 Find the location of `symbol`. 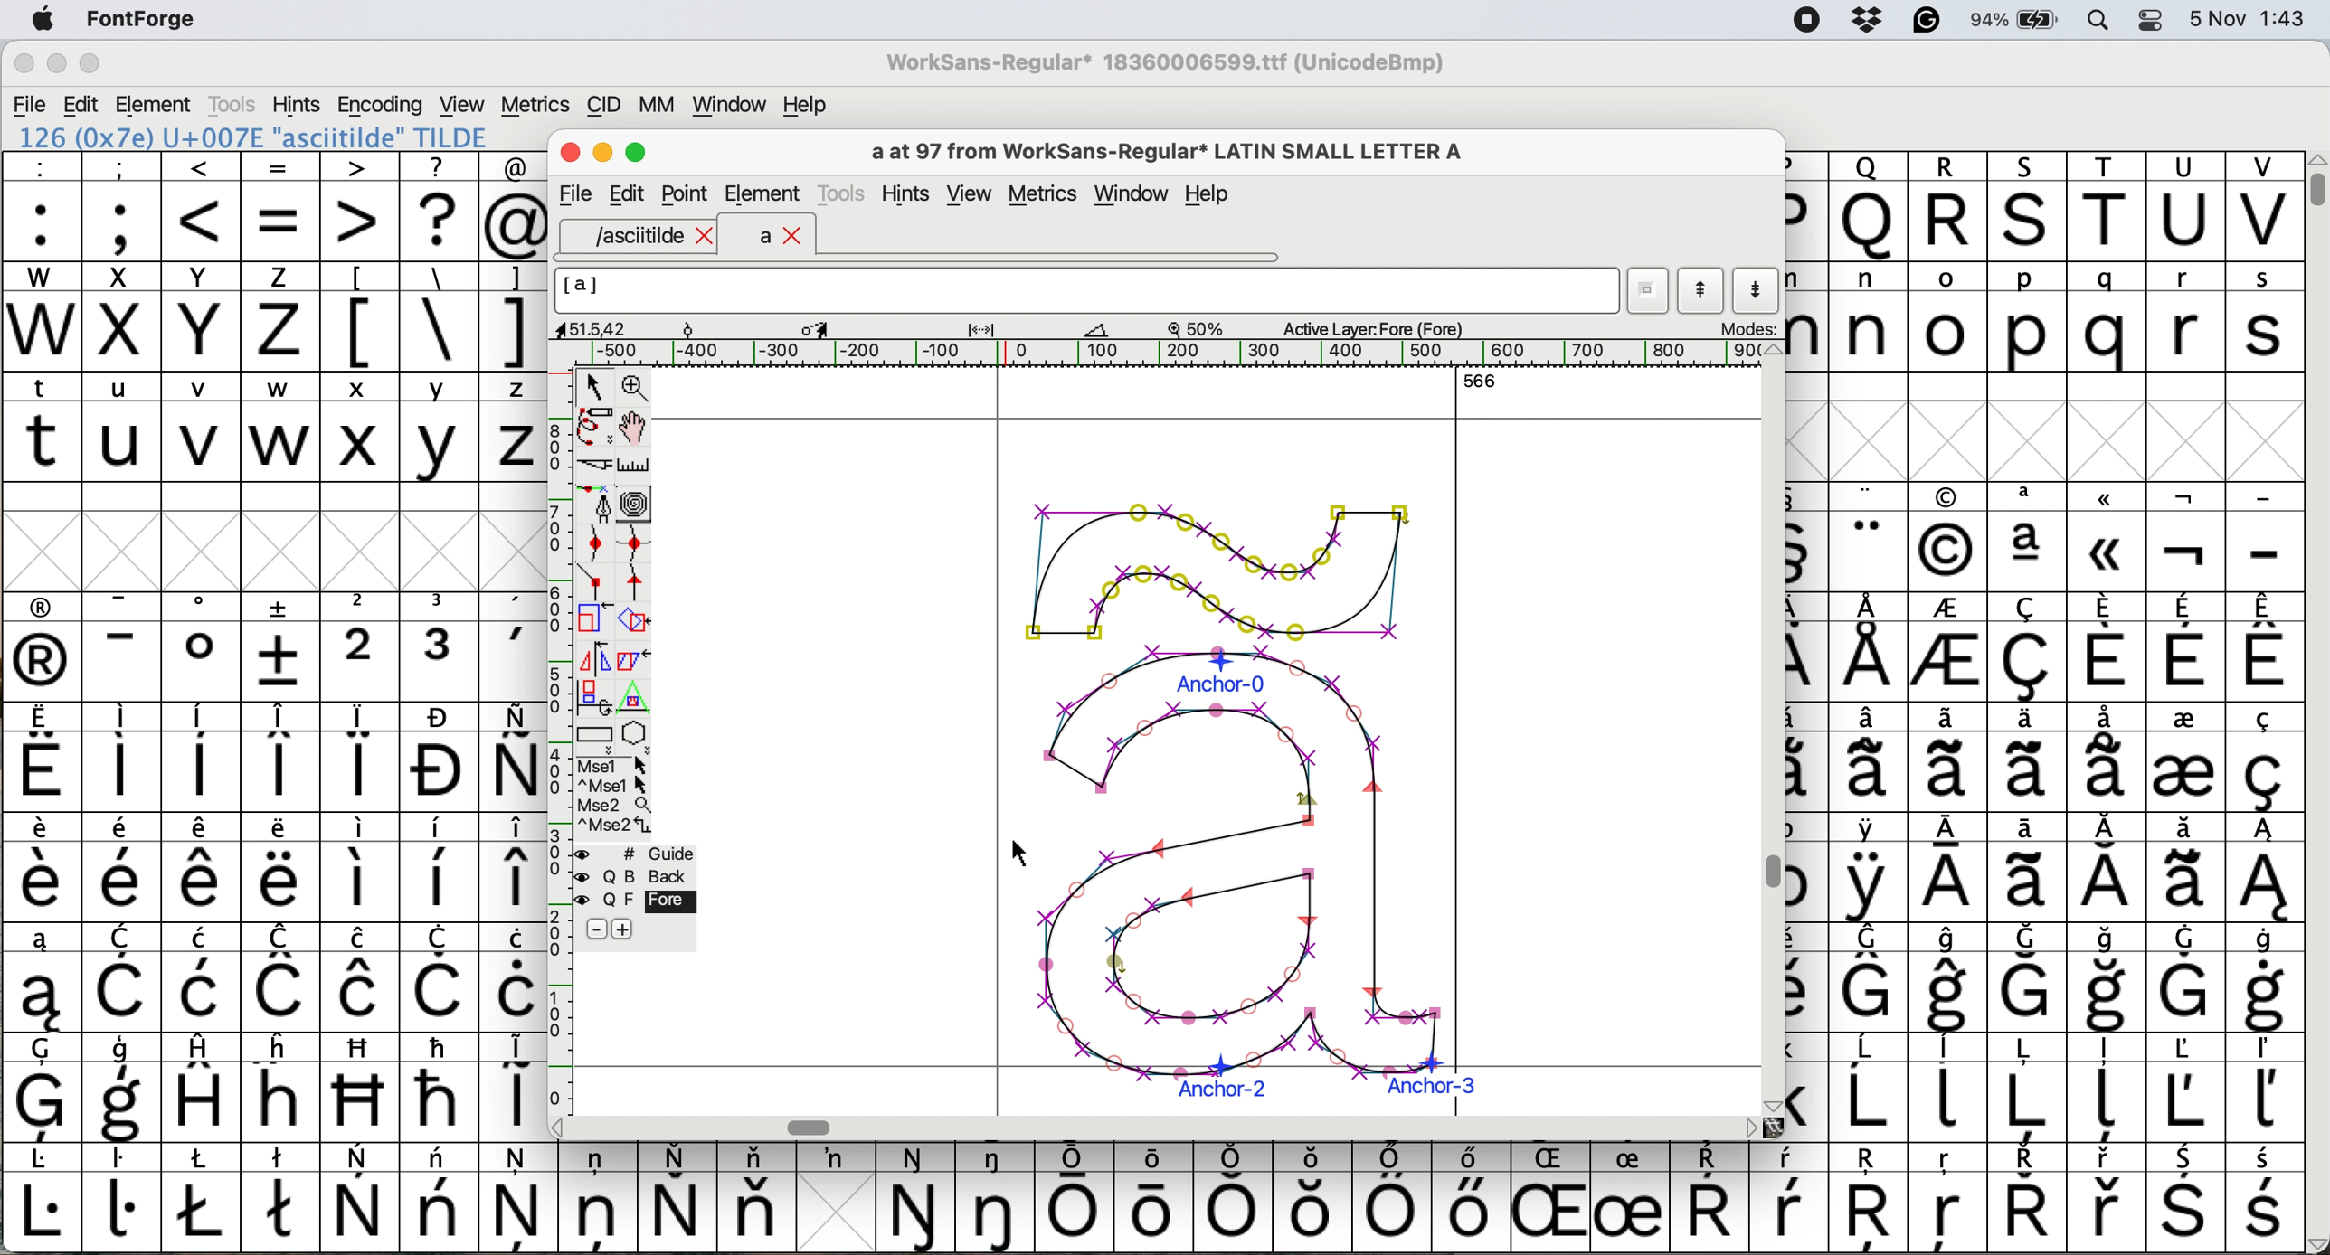

symbol is located at coordinates (1159, 1194).